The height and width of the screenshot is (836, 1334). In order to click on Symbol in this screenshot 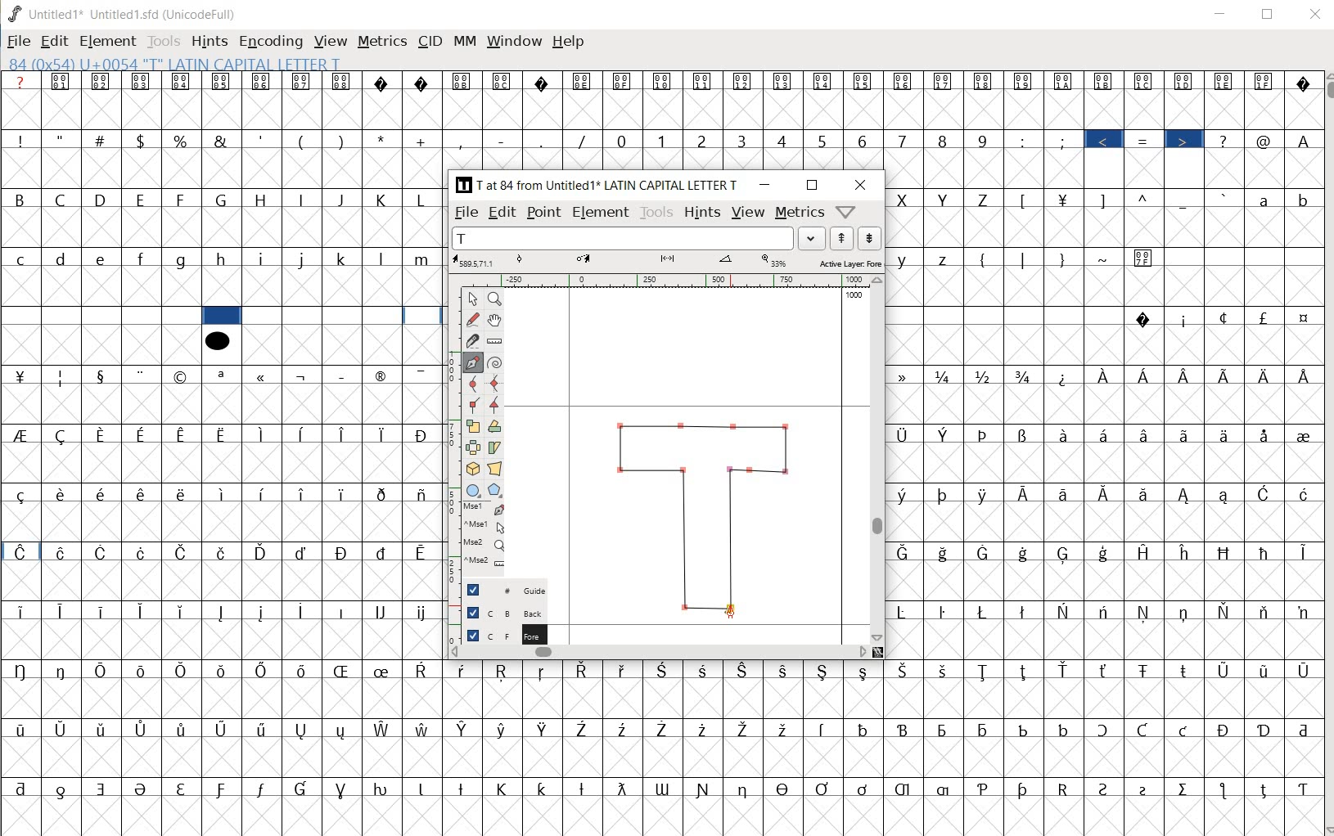, I will do `click(102, 730)`.